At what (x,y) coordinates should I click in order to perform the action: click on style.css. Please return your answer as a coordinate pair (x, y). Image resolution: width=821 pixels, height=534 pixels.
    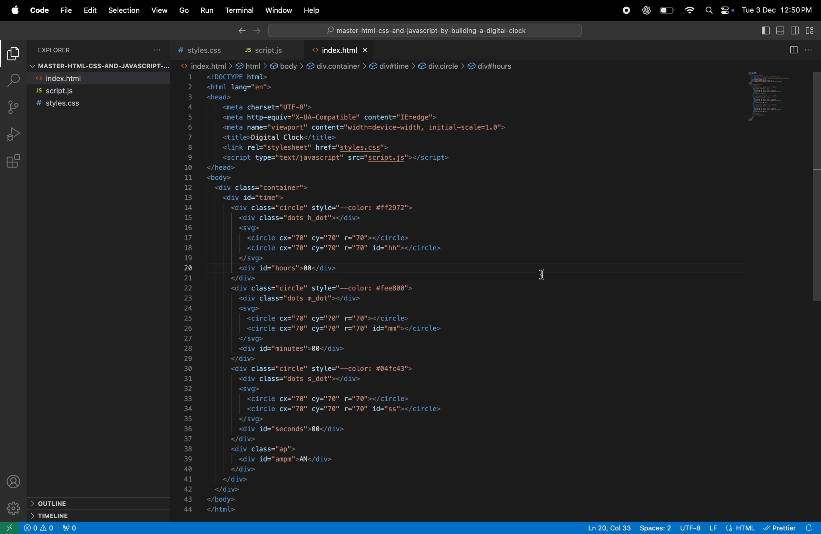
    Looking at the image, I should click on (205, 50).